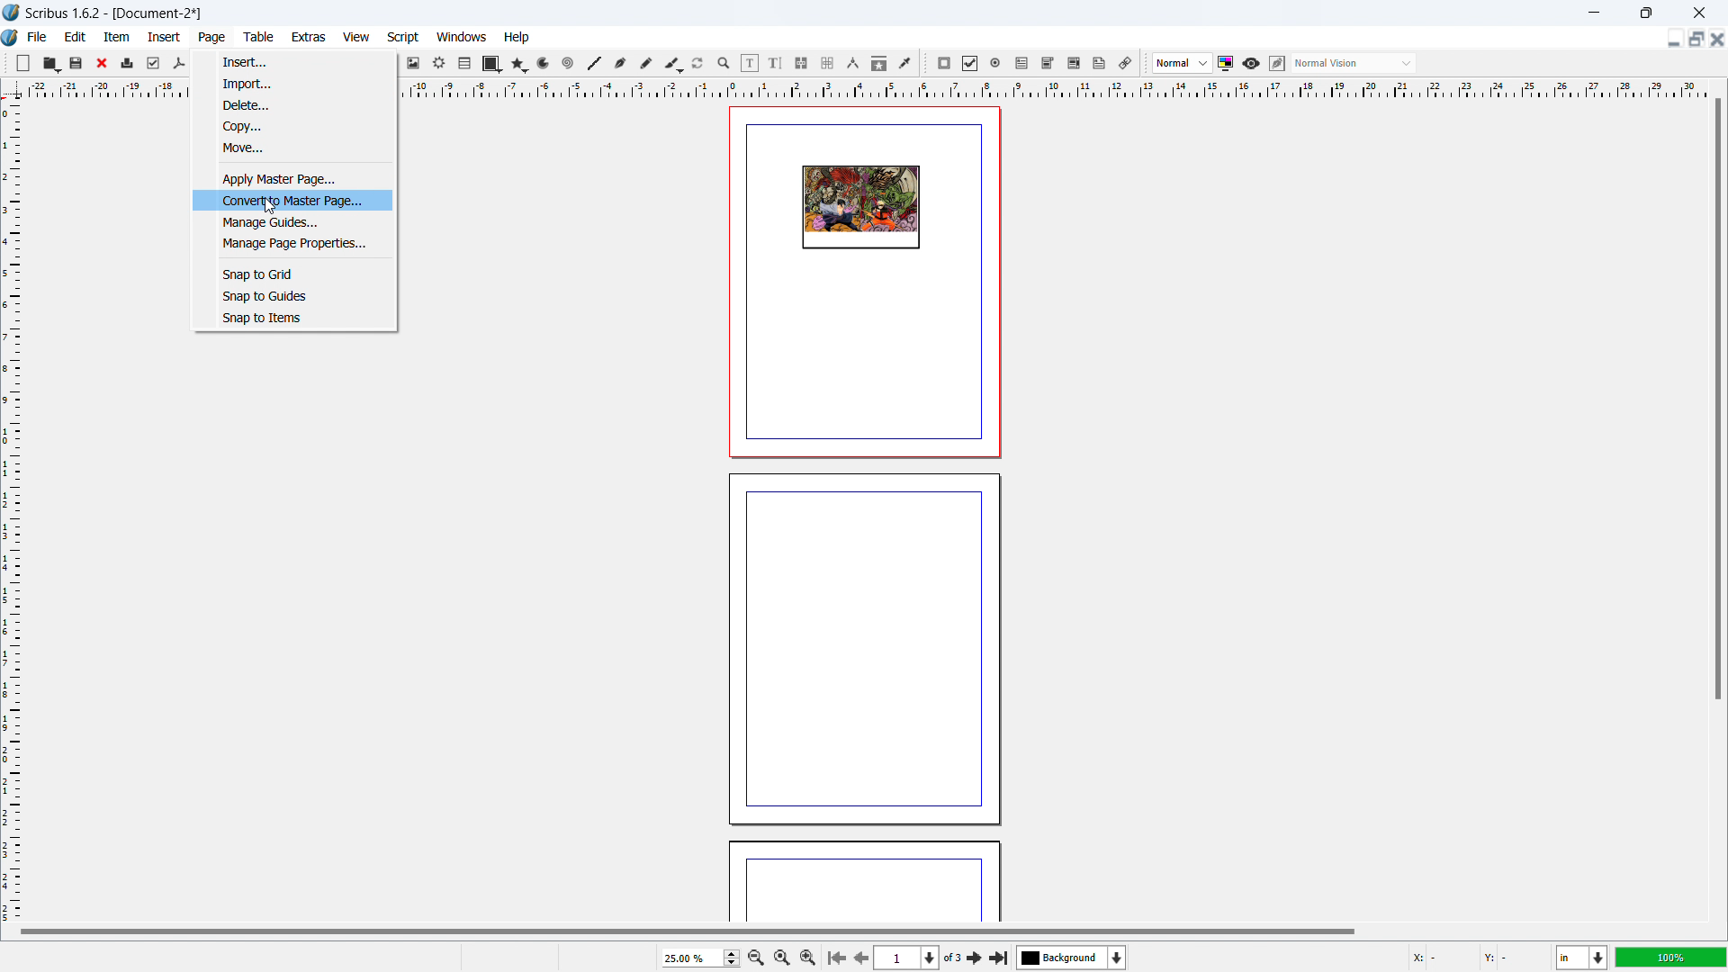 This screenshot has height=972, width=1728. I want to click on page, so click(213, 38).